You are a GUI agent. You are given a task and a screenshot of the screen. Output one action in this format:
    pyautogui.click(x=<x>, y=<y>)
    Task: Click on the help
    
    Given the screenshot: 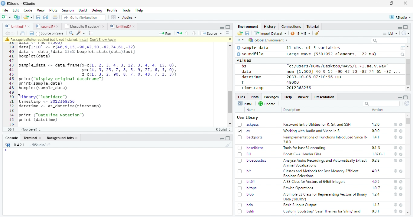 What is the action you would take?
    pyautogui.click(x=395, y=148)
    